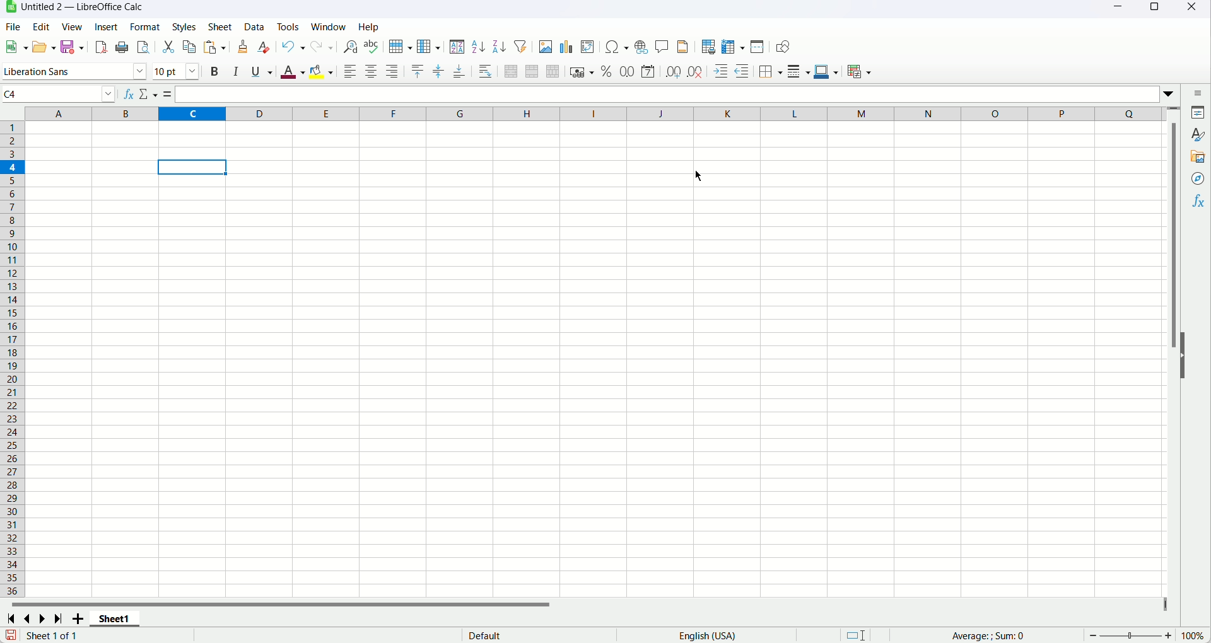 The height and width of the screenshot is (643, 1211). Describe the element at coordinates (1197, 134) in the screenshot. I see `Styles` at that location.